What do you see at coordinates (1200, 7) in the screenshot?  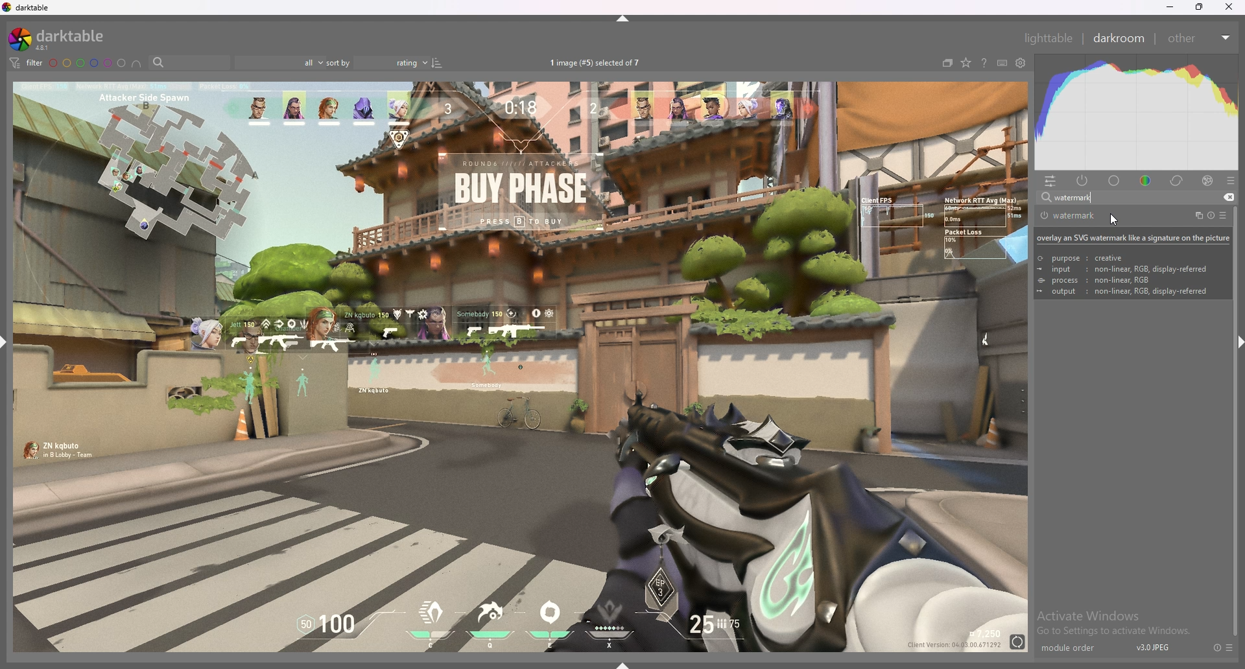 I see `resize` at bounding box center [1200, 7].